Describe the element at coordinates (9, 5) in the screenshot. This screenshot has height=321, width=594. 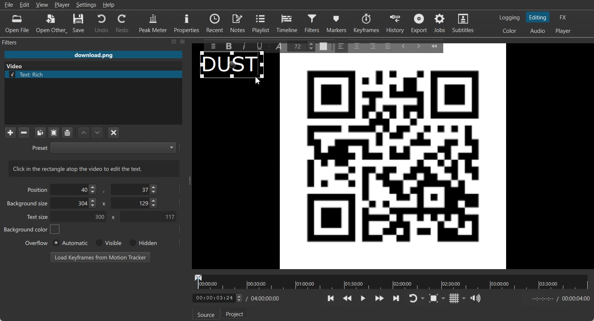
I see `File` at that location.